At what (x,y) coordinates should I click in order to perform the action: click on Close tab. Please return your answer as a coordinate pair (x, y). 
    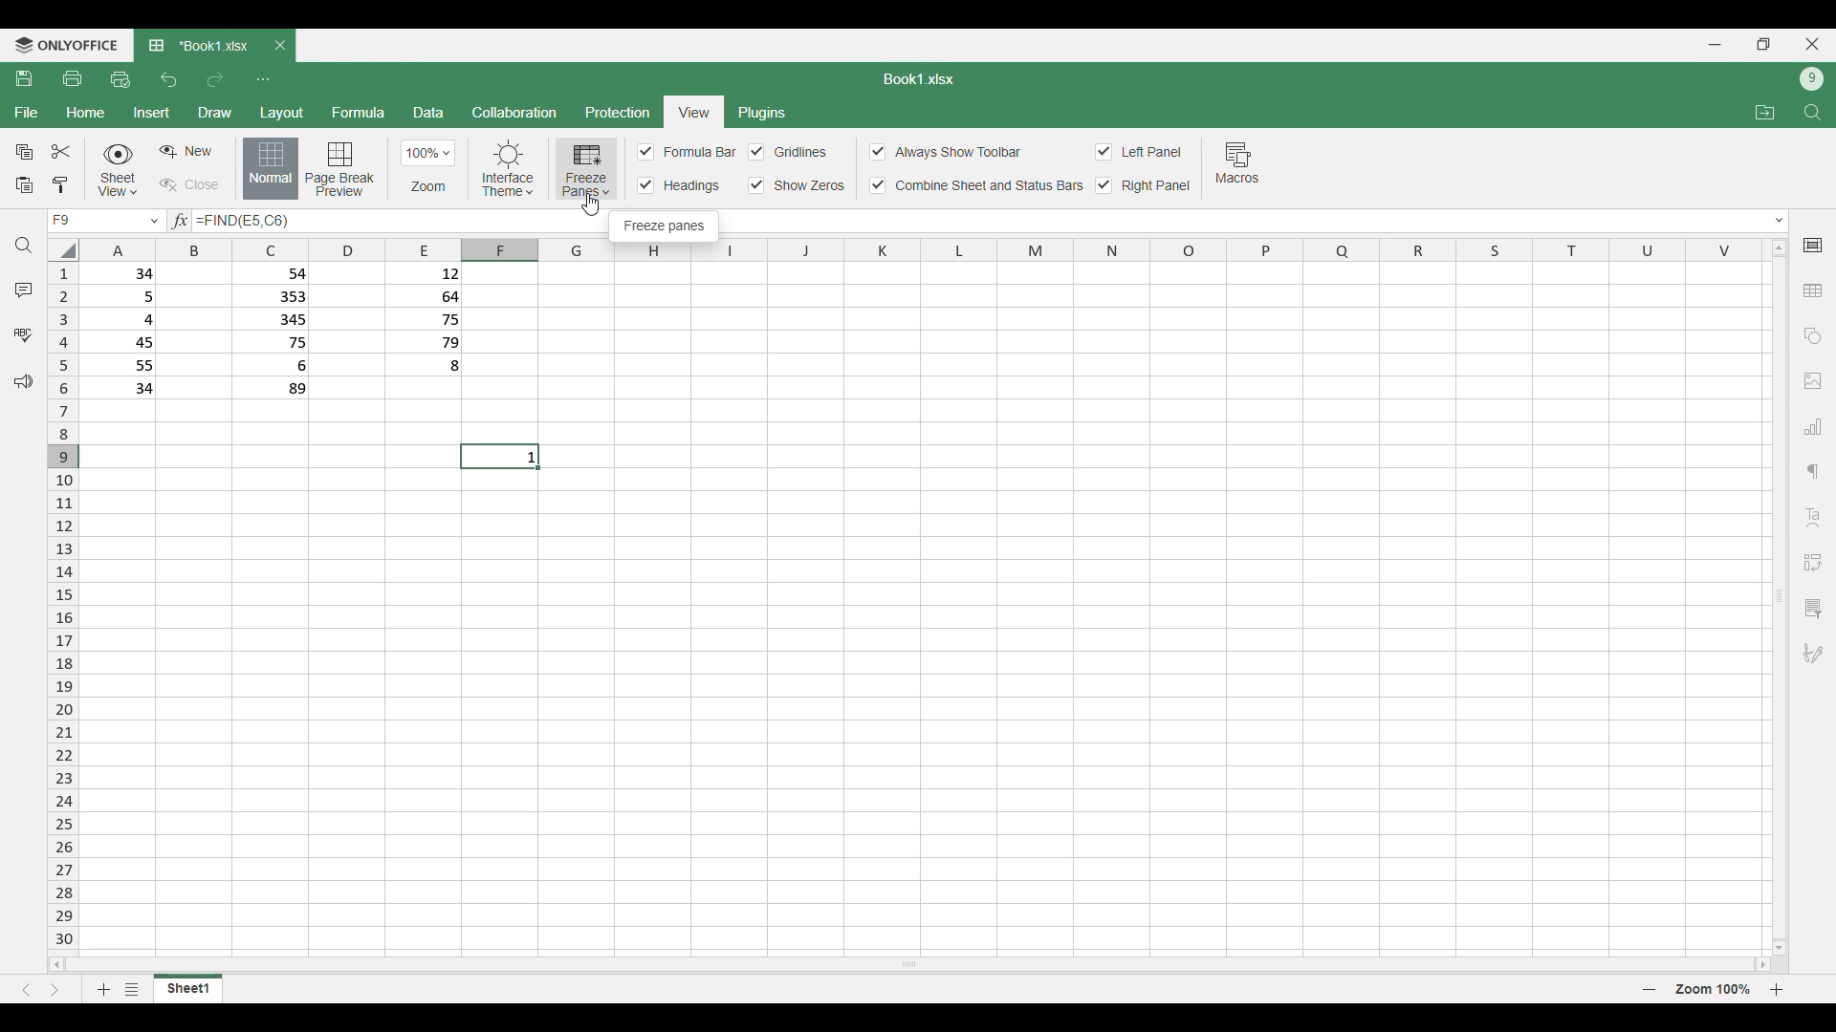
    Looking at the image, I should click on (280, 45).